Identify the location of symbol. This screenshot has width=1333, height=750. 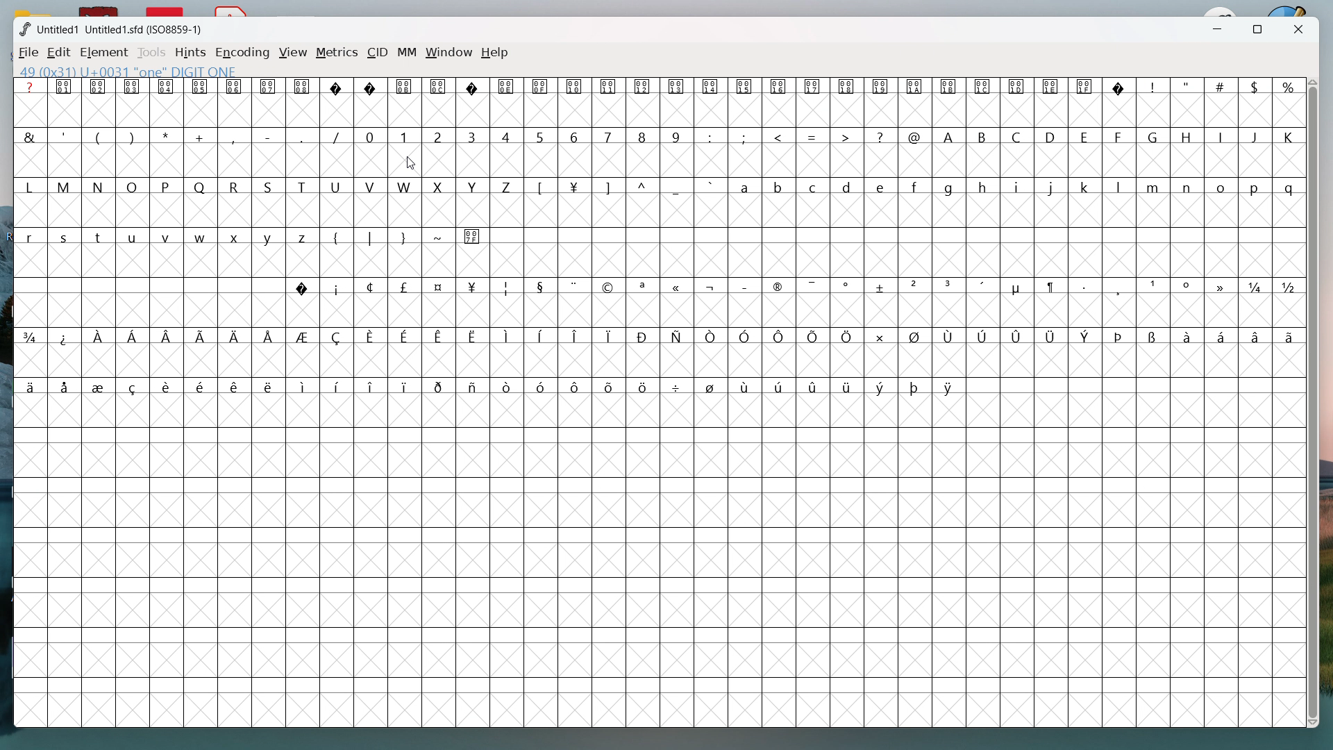
(880, 336).